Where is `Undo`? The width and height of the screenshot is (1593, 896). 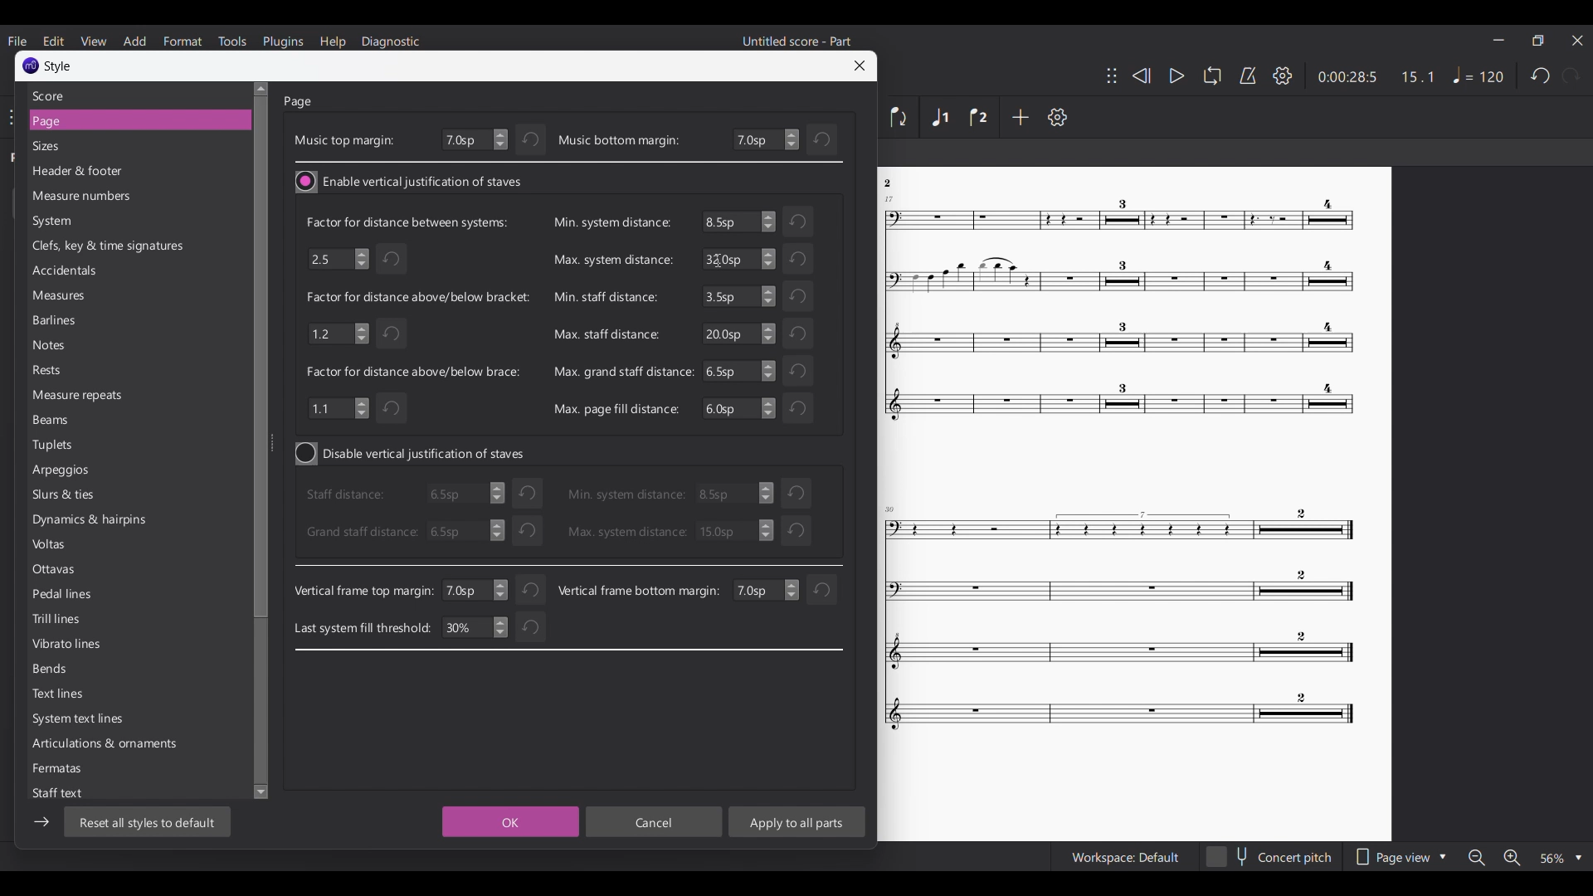 Undo is located at coordinates (394, 259).